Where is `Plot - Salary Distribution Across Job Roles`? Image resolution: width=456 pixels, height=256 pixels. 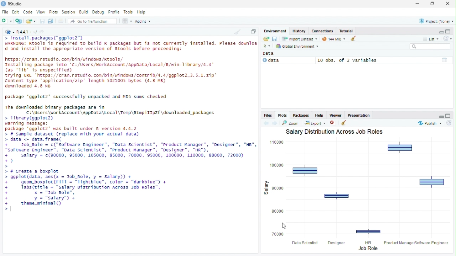 Plot - Salary Distribution Across Job Roles is located at coordinates (359, 191).